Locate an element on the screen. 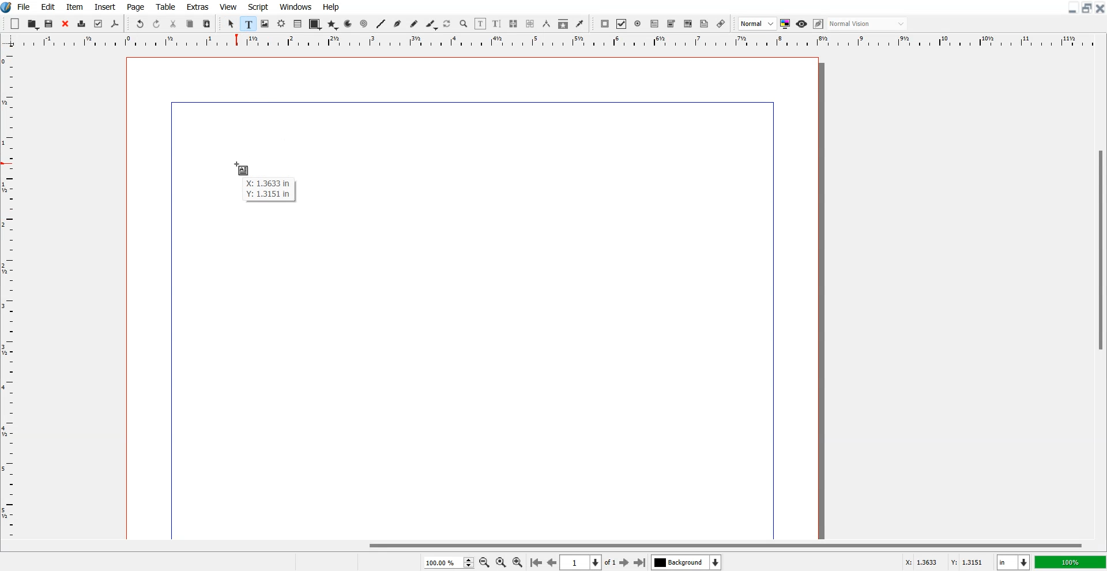 The height and width of the screenshot is (571, 1107). Preflight verifier is located at coordinates (97, 24).